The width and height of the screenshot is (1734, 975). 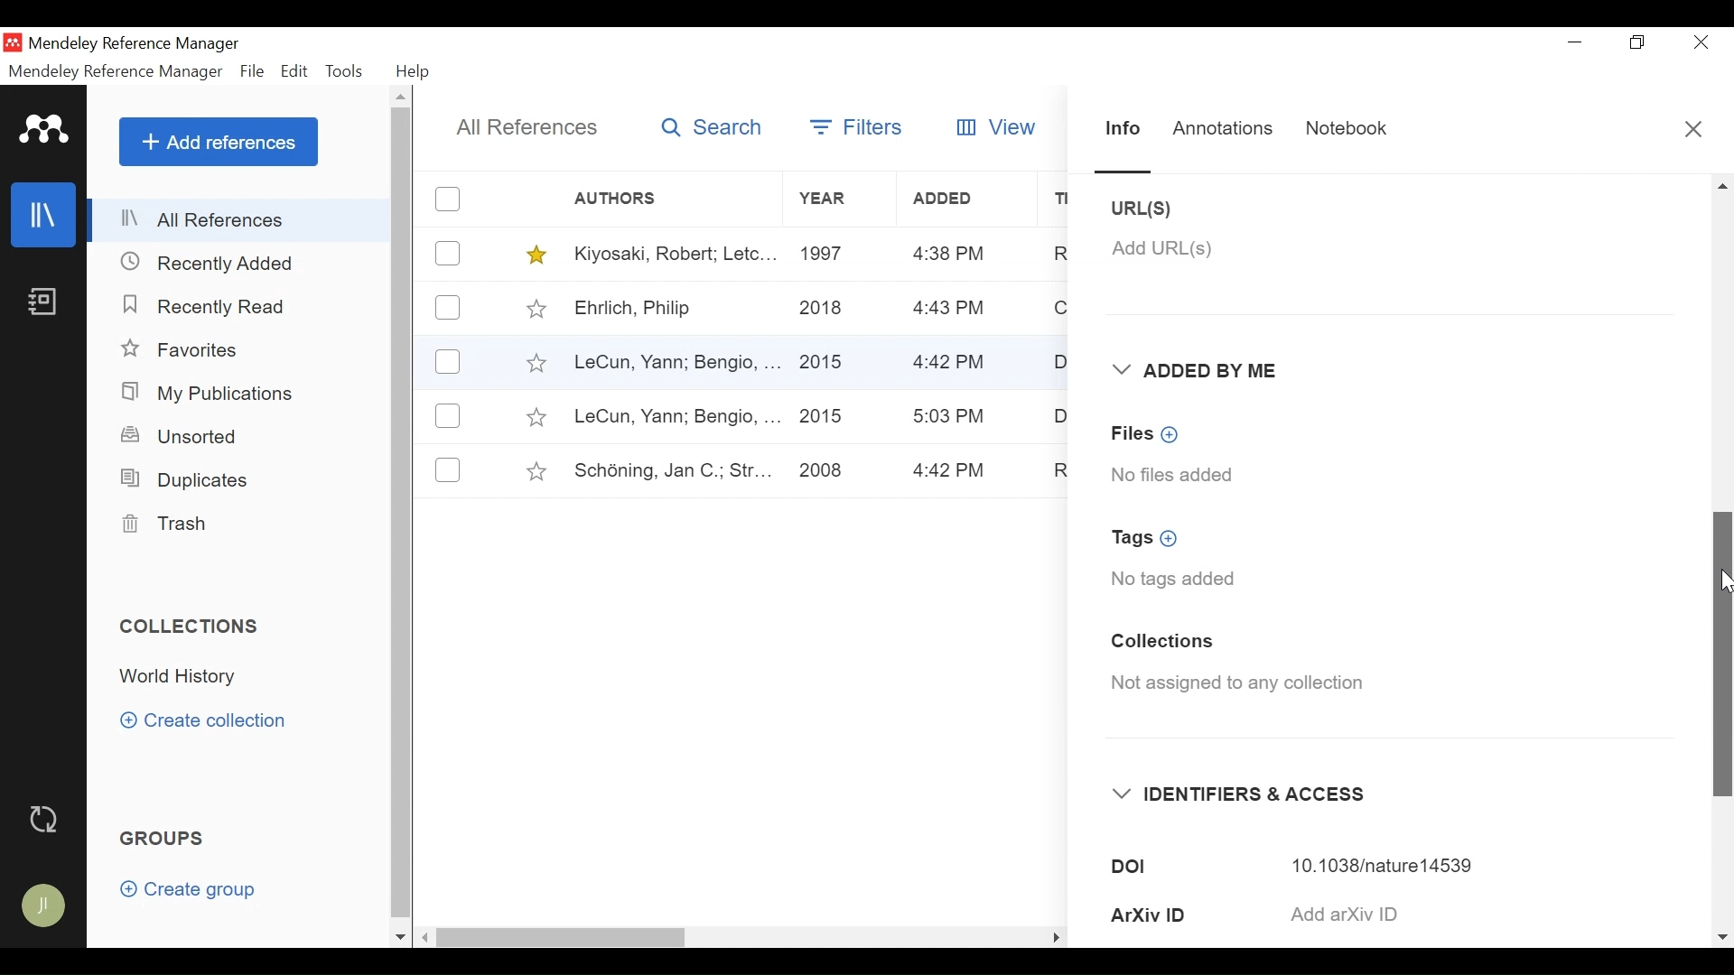 What do you see at coordinates (1576, 42) in the screenshot?
I see `minimize` at bounding box center [1576, 42].